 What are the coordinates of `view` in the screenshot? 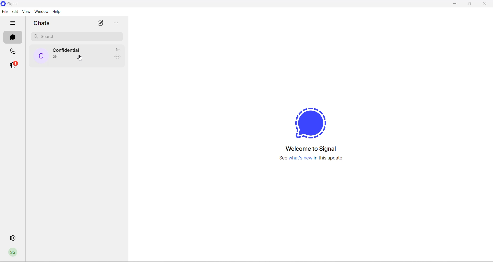 It's located at (25, 12).